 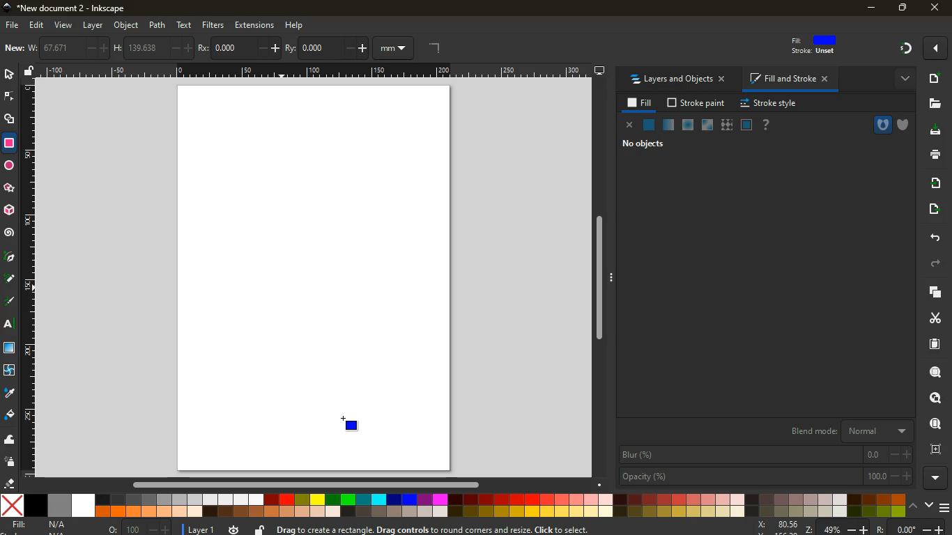 I want to click on back, so click(x=934, y=235).